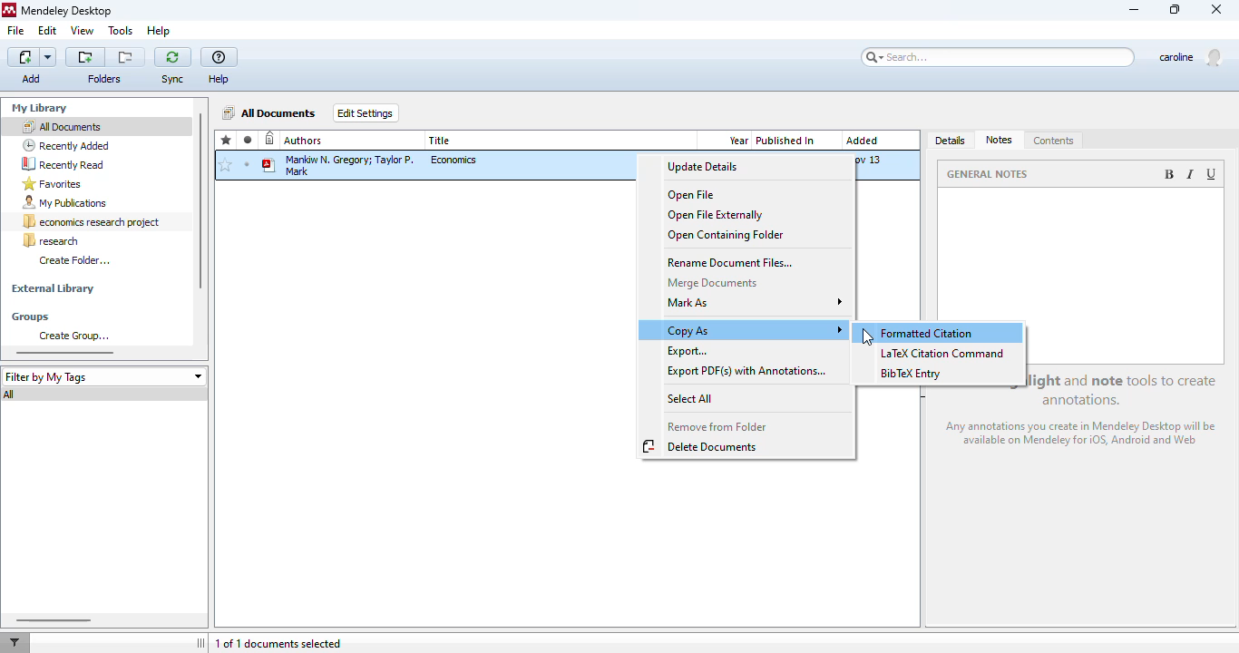 The width and height of the screenshot is (1239, 653). I want to click on Help, so click(222, 79).